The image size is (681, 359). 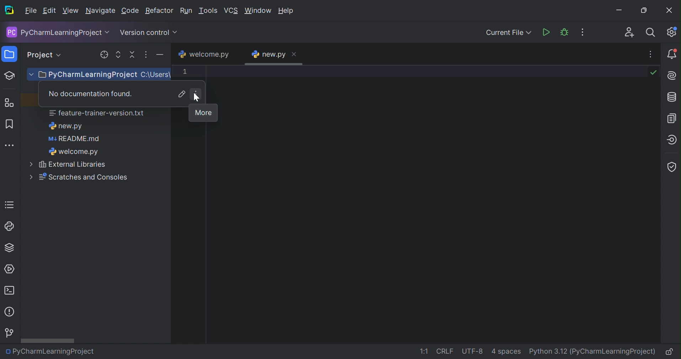 I want to click on Project icon, so click(x=8, y=54).